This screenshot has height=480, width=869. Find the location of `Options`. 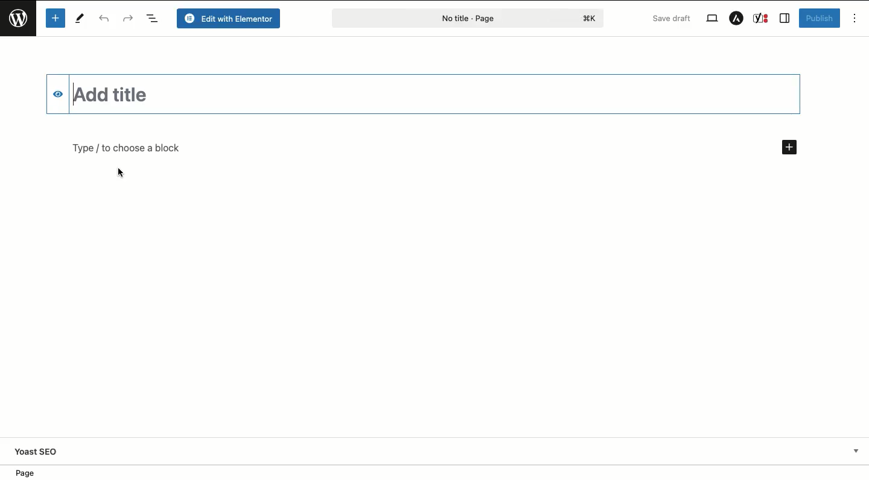

Options is located at coordinates (855, 18).